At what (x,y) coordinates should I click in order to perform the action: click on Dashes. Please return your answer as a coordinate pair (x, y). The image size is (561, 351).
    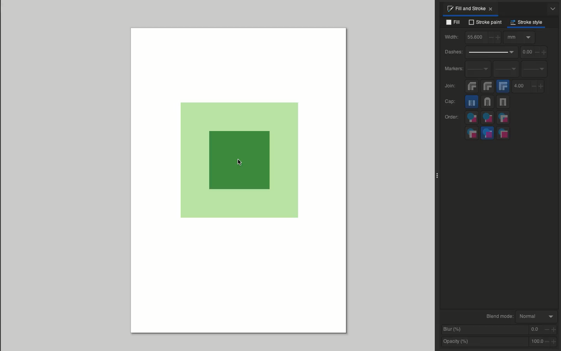
    Looking at the image, I should click on (452, 51).